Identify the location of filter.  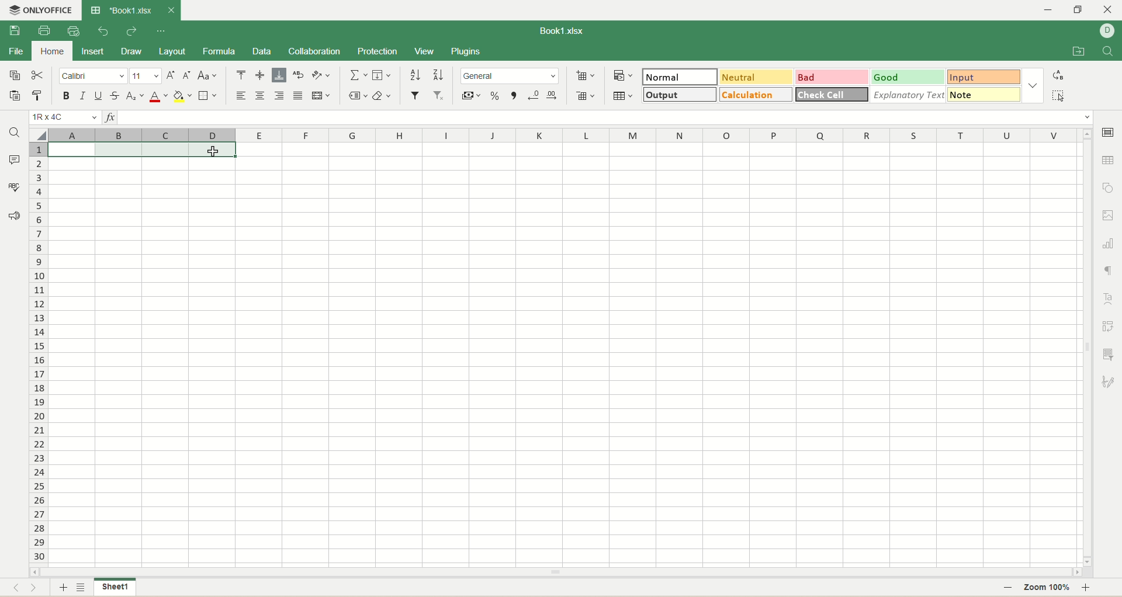
(415, 95).